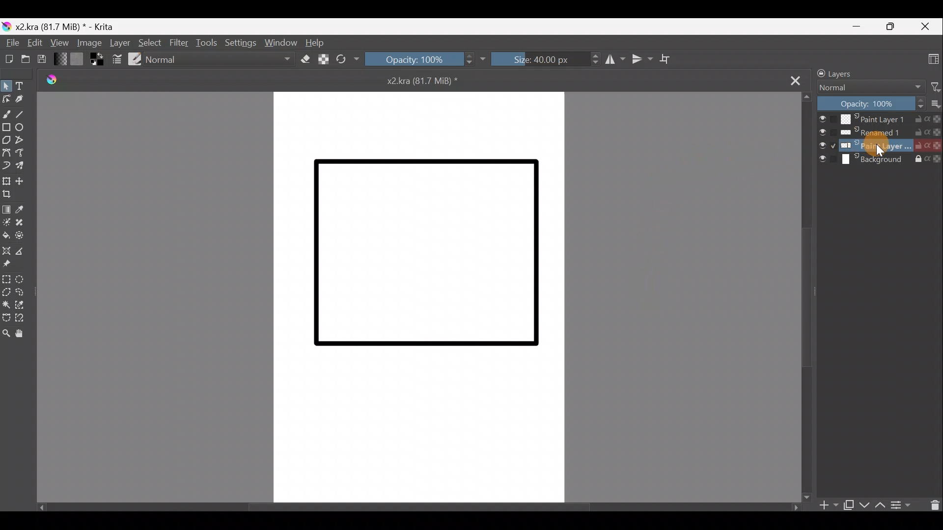  What do you see at coordinates (24, 126) in the screenshot?
I see `Ellipse tool` at bounding box center [24, 126].